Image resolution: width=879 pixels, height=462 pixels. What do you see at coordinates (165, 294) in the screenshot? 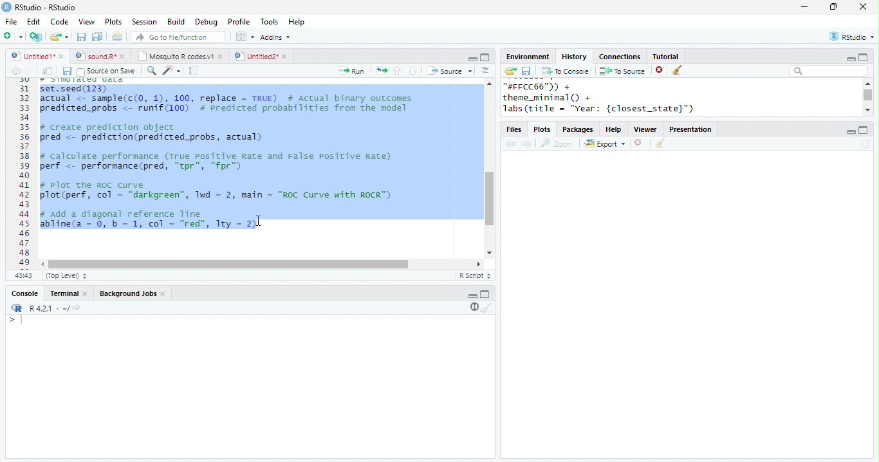
I see `close` at bounding box center [165, 294].